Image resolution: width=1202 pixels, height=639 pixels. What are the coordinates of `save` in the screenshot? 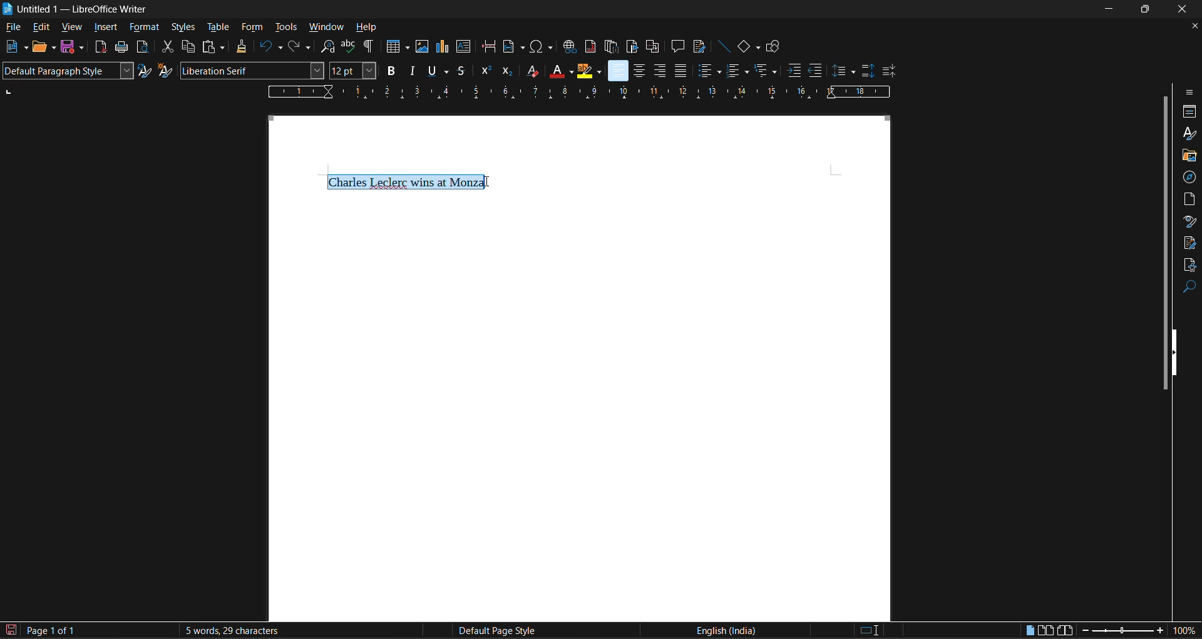 It's located at (74, 48).